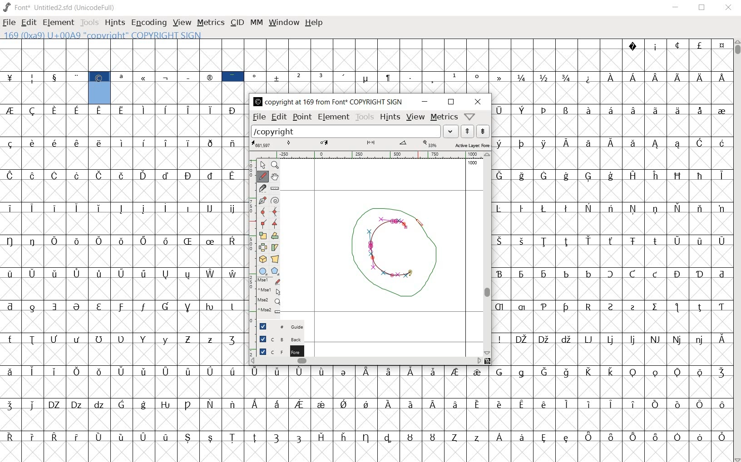  I want to click on scale the selection, so click(263, 236).